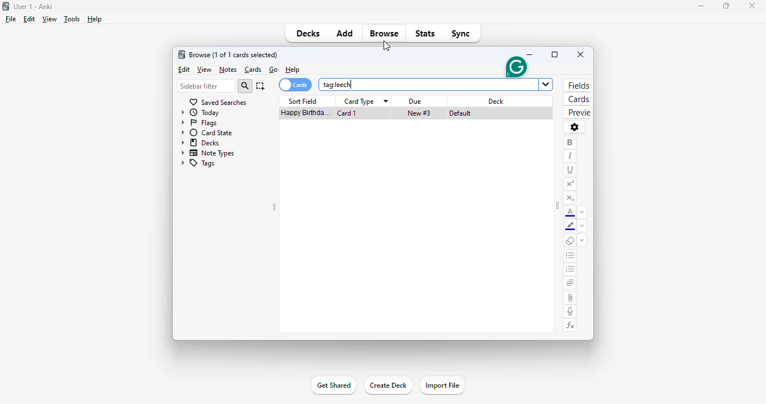 The width and height of the screenshot is (766, 404). I want to click on add, so click(345, 33).